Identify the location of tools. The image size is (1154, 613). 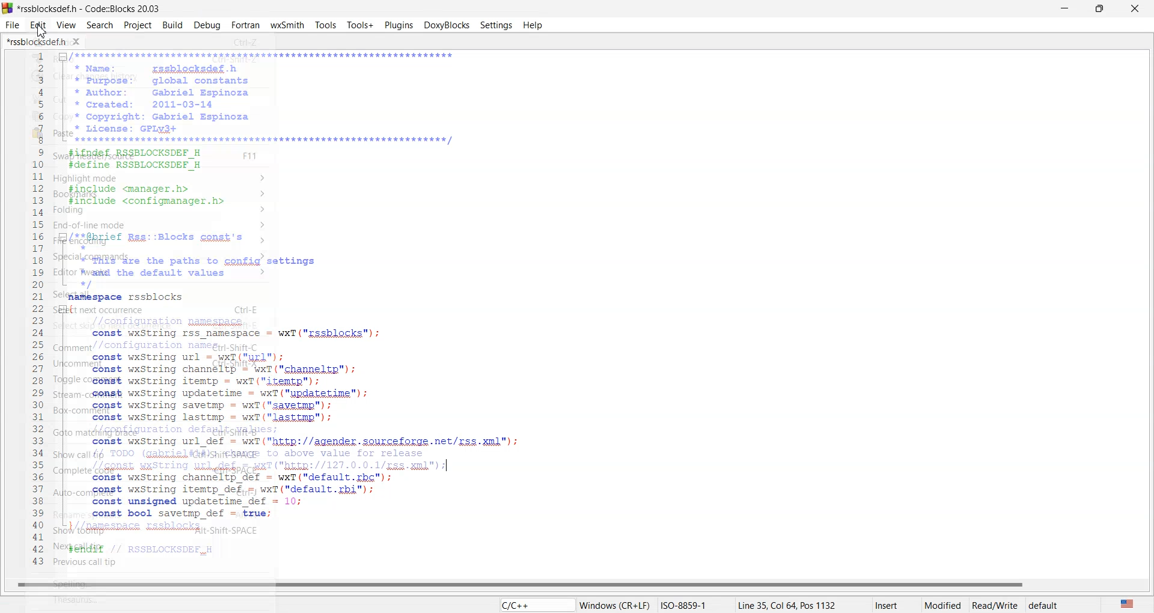
(326, 26).